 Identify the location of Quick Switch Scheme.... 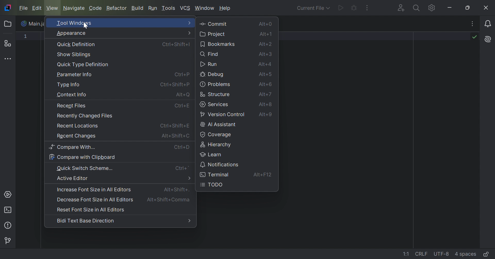
(85, 168).